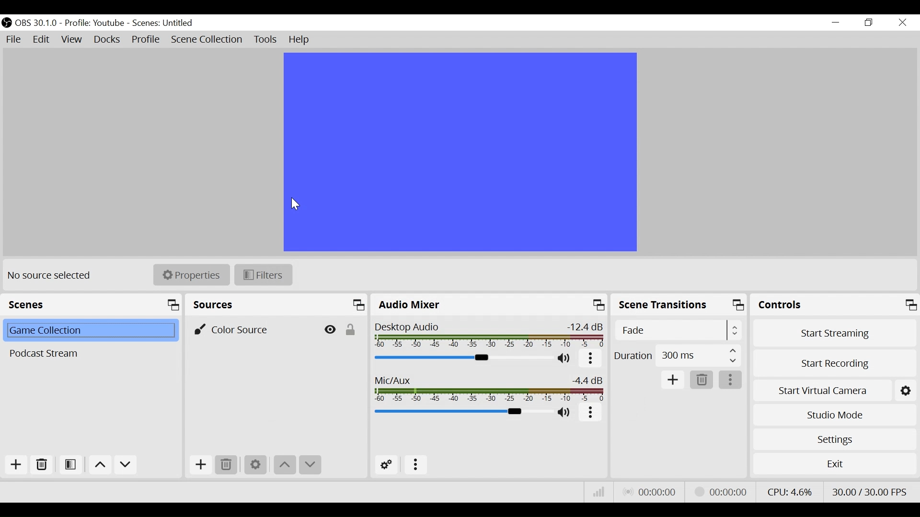 The height and width of the screenshot is (517, 920). Describe the element at coordinates (92, 304) in the screenshot. I see `Scenes Panel` at that location.